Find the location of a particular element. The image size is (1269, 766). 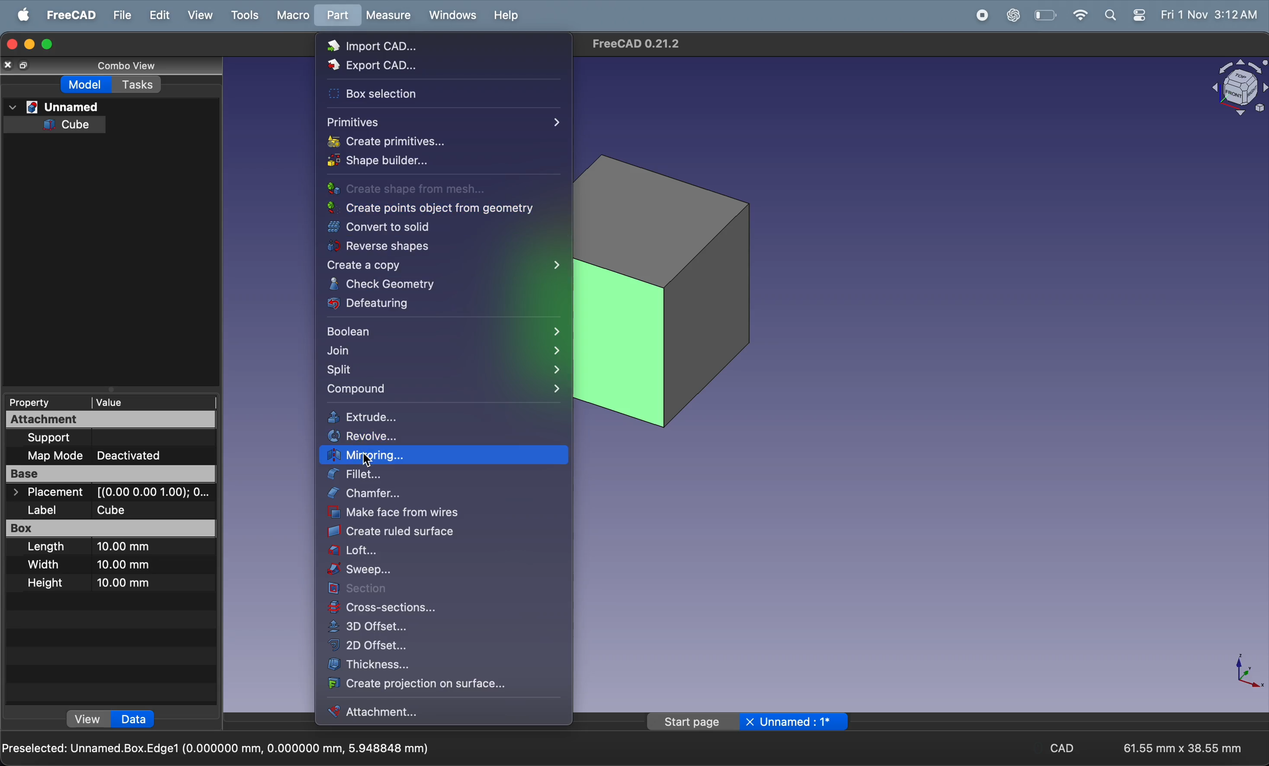

view  is located at coordinates (86, 717).